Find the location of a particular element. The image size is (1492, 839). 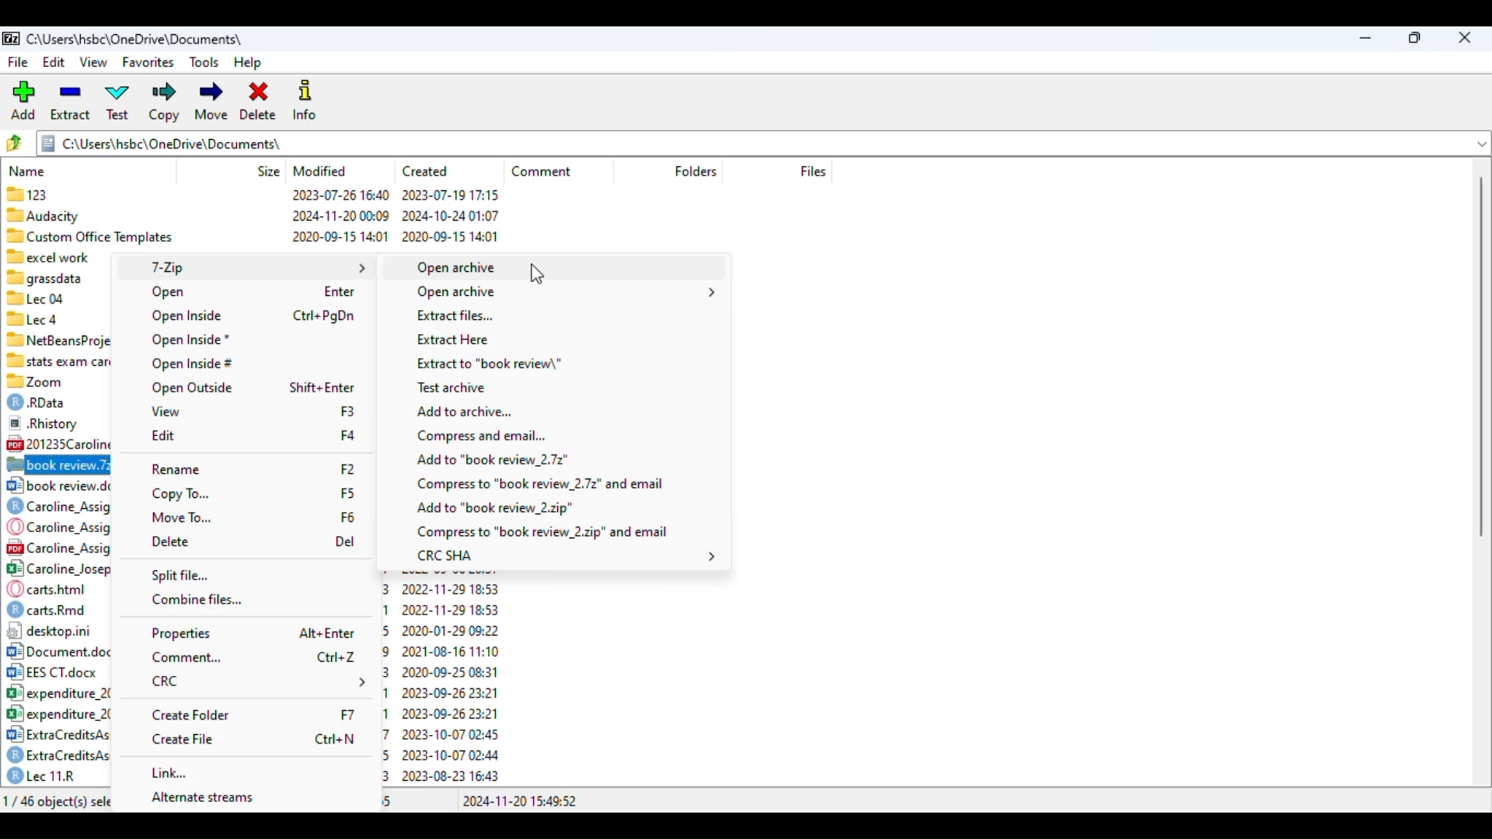

edit is located at coordinates (164, 436).